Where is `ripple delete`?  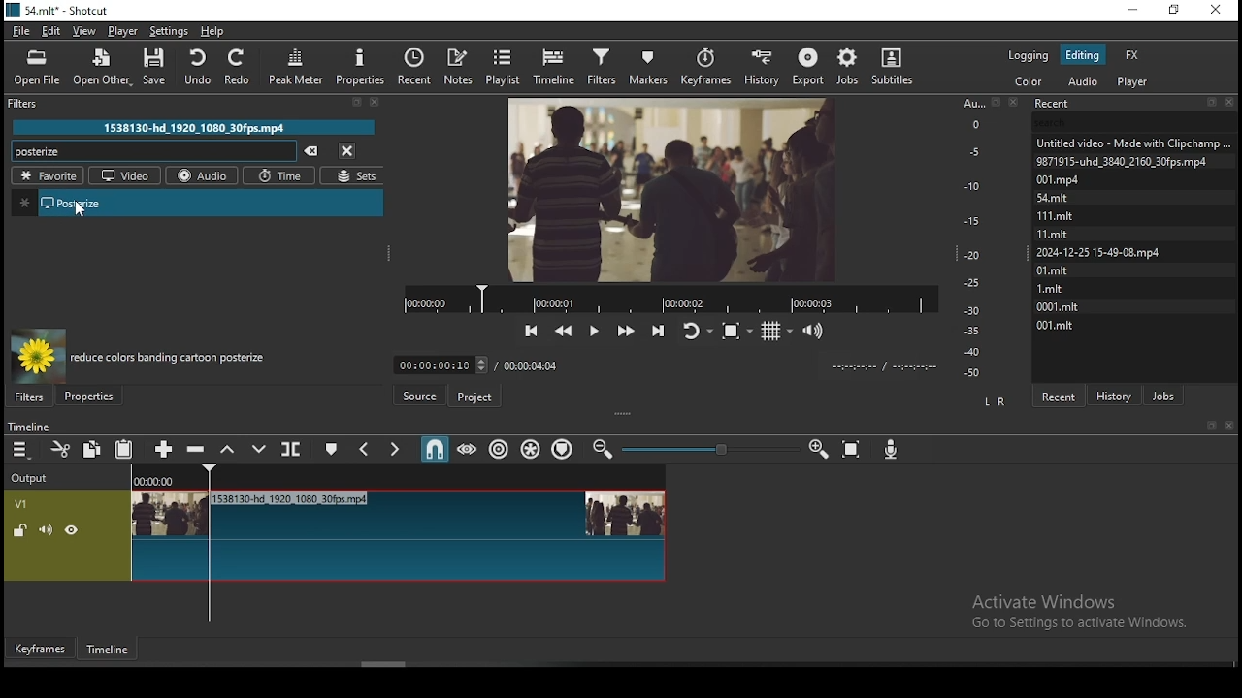
ripple delete is located at coordinates (199, 449).